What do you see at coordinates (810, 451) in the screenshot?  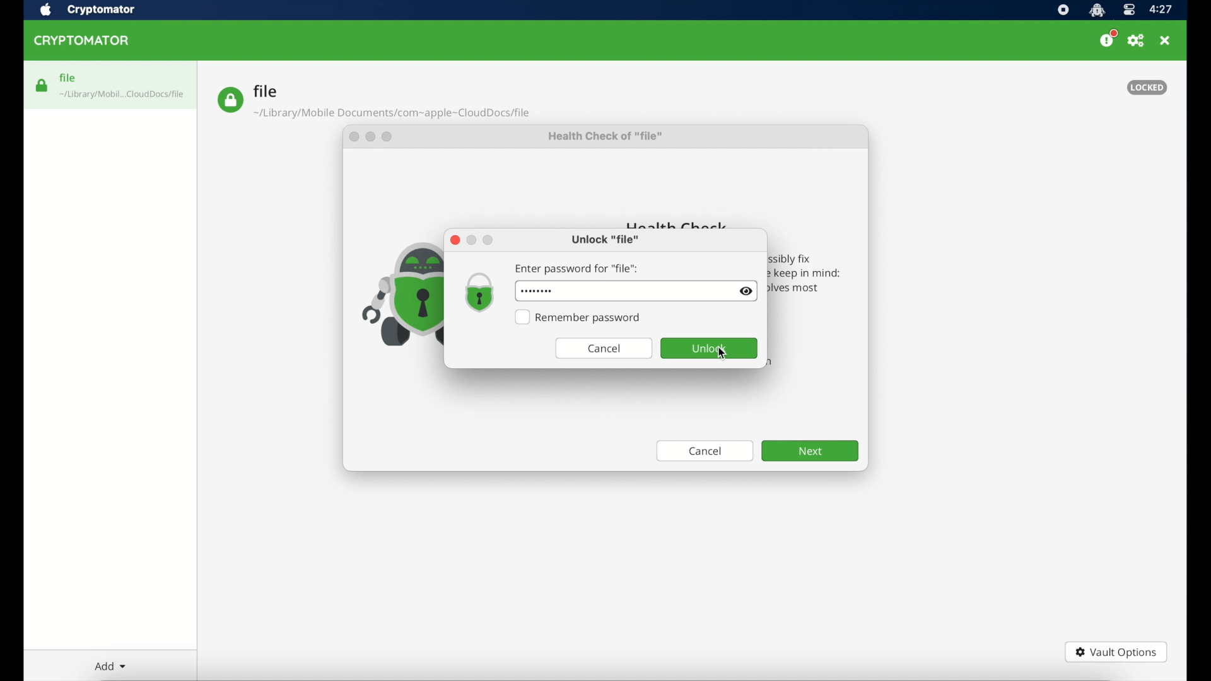 I see `next` at bounding box center [810, 451].